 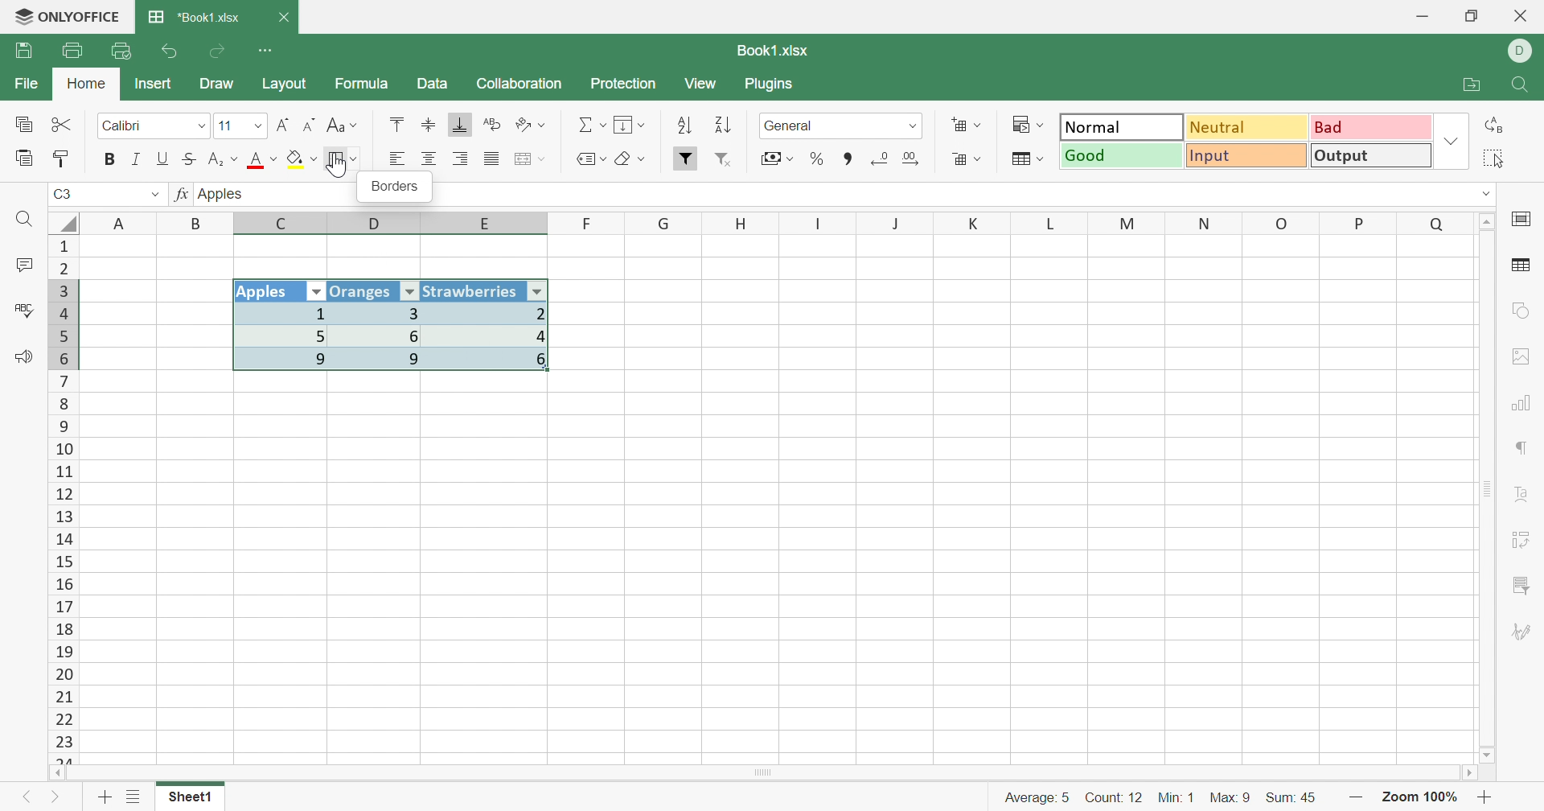 What do you see at coordinates (1121, 127) in the screenshot?
I see `Normal` at bounding box center [1121, 127].